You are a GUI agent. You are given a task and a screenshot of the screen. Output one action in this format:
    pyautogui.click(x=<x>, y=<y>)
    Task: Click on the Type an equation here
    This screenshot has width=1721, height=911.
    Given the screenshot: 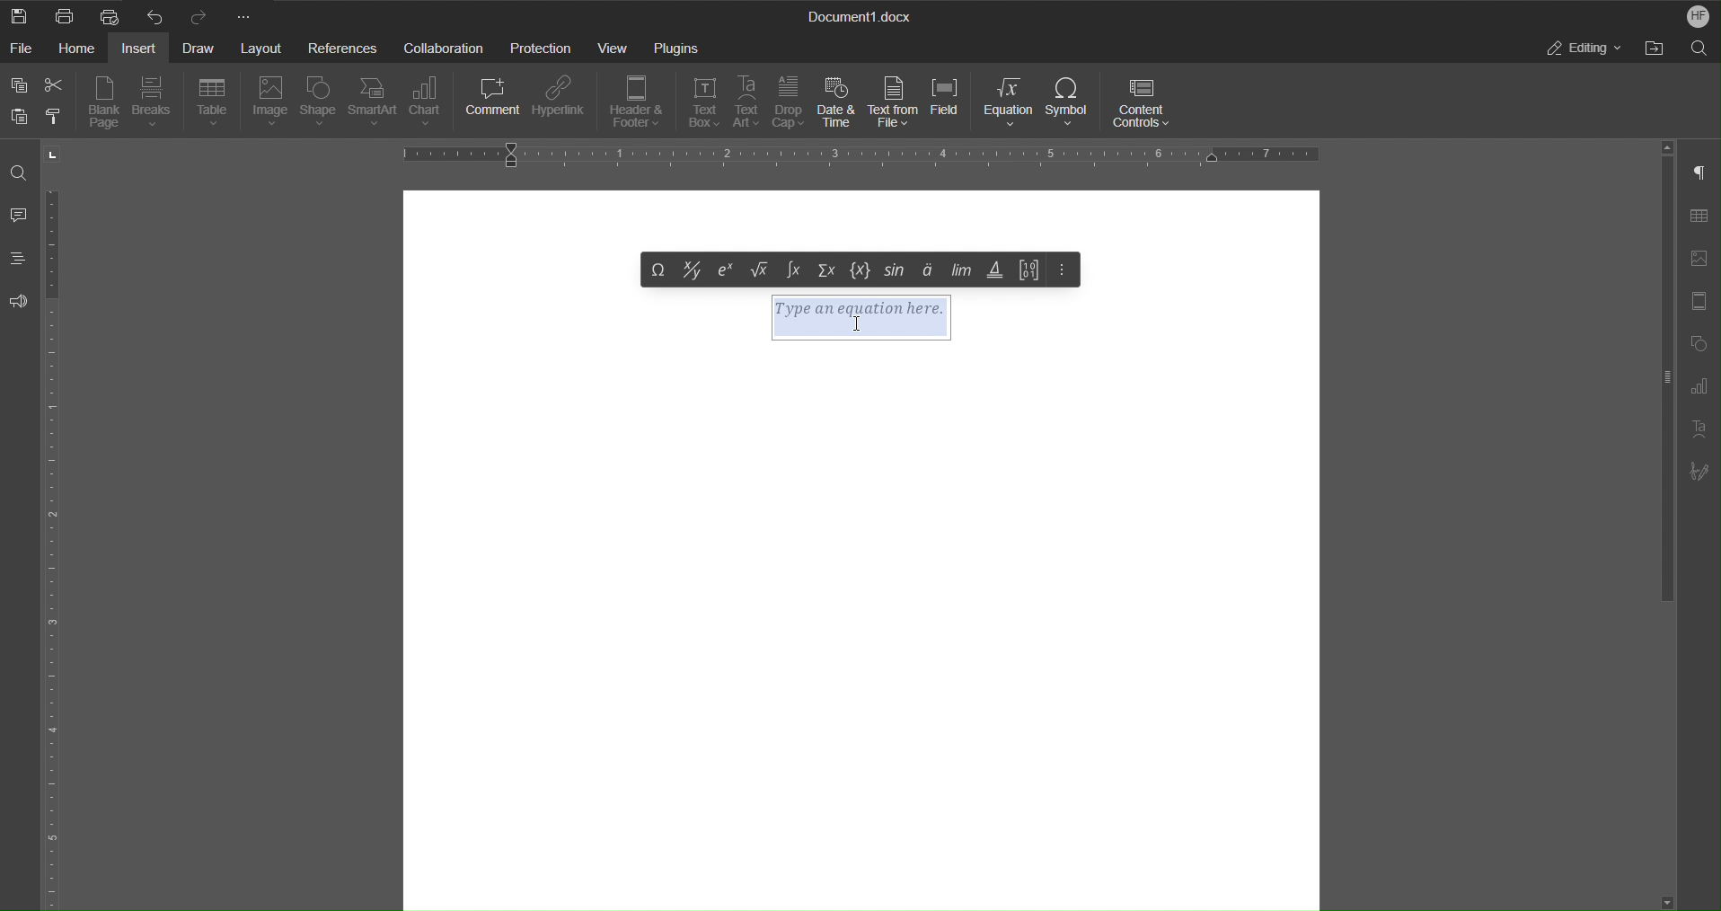 What is the action you would take?
    pyautogui.click(x=863, y=320)
    